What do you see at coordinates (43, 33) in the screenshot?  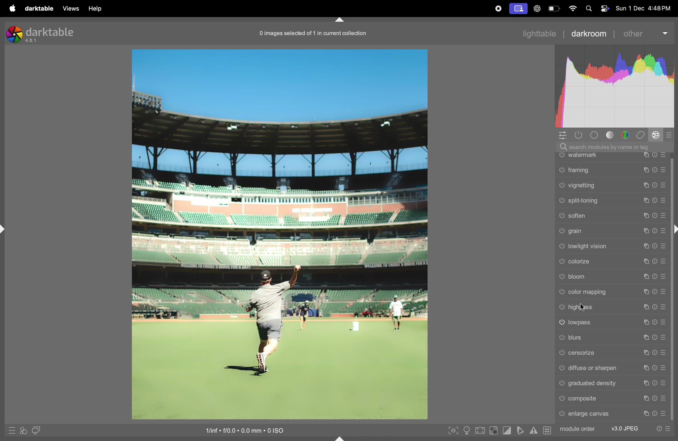 I see `darktable version` at bounding box center [43, 33].